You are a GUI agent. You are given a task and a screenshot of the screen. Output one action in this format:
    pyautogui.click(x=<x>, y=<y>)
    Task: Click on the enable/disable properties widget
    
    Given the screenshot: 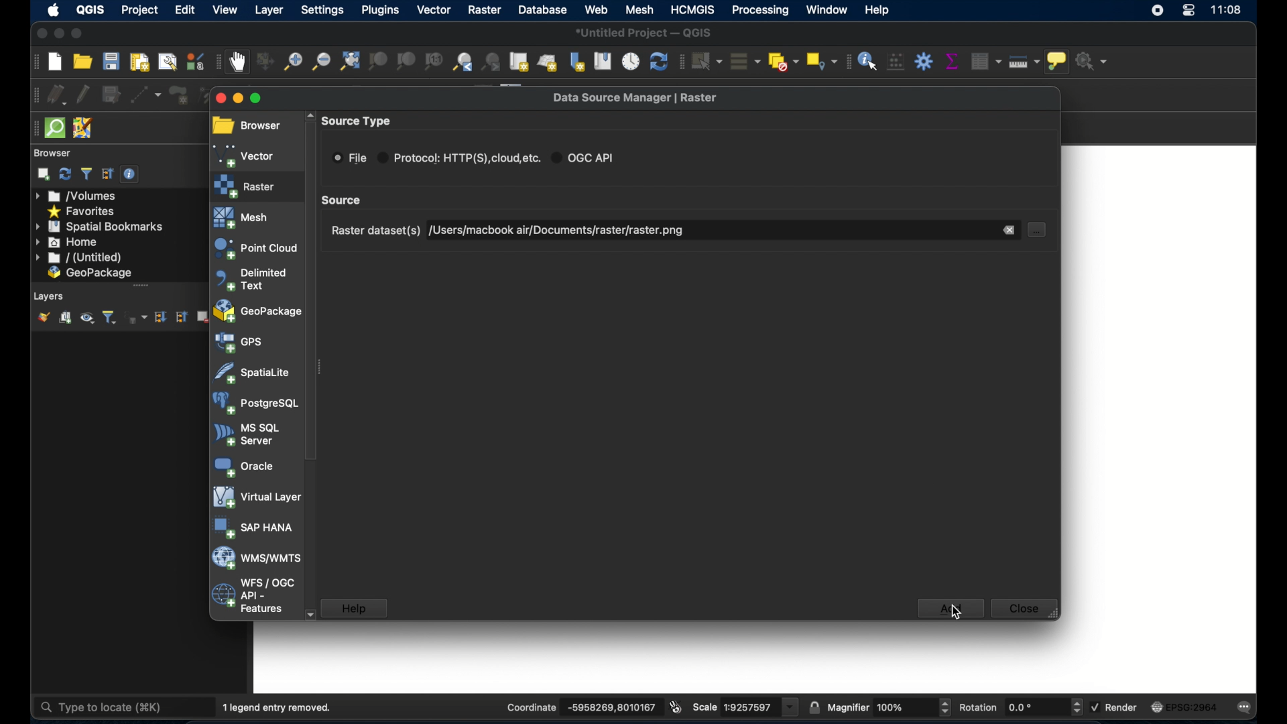 What is the action you would take?
    pyautogui.click(x=131, y=174)
    